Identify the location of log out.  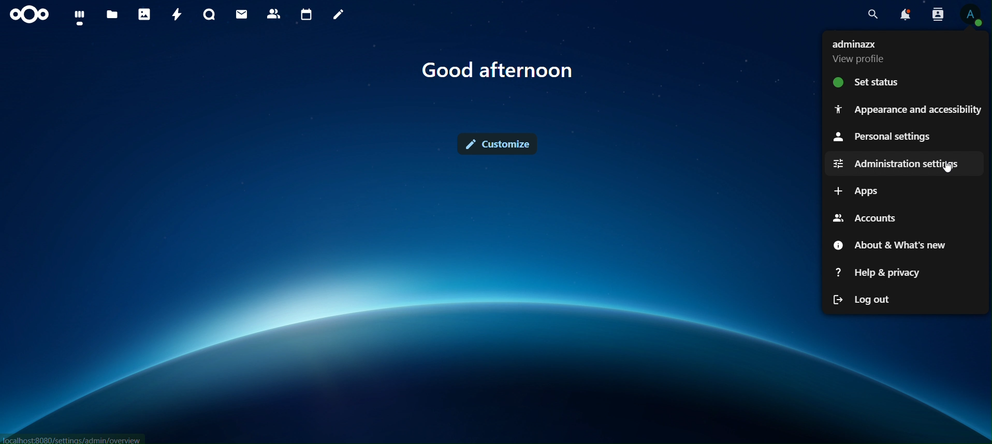
(864, 299).